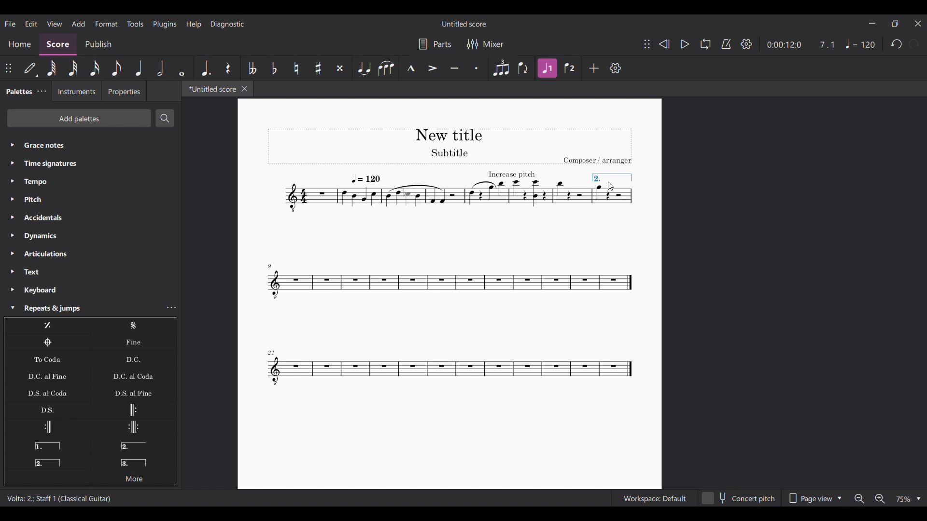 This screenshot has width=927, height=521. Describe the element at coordinates (47, 444) in the screenshot. I see `Prima volta` at that location.